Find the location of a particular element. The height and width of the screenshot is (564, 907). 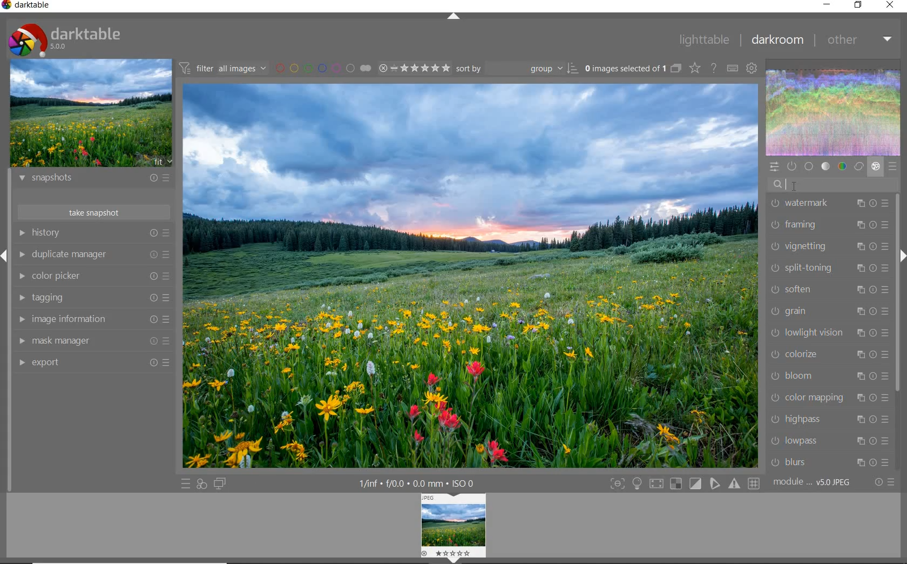

expand grouped images is located at coordinates (633, 69).